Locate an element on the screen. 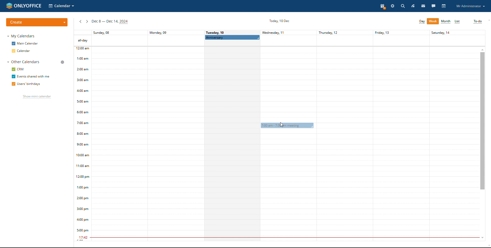 Image resolution: width=491 pixels, height=248 pixels. timeline is located at coordinates (82, 144).